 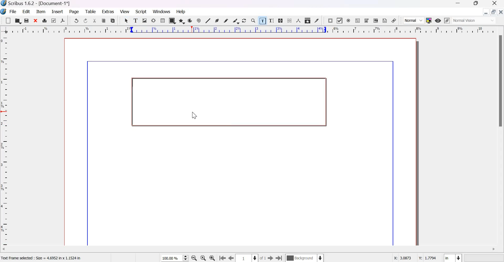 I want to click on go to the previous page, so click(x=222, y=258).